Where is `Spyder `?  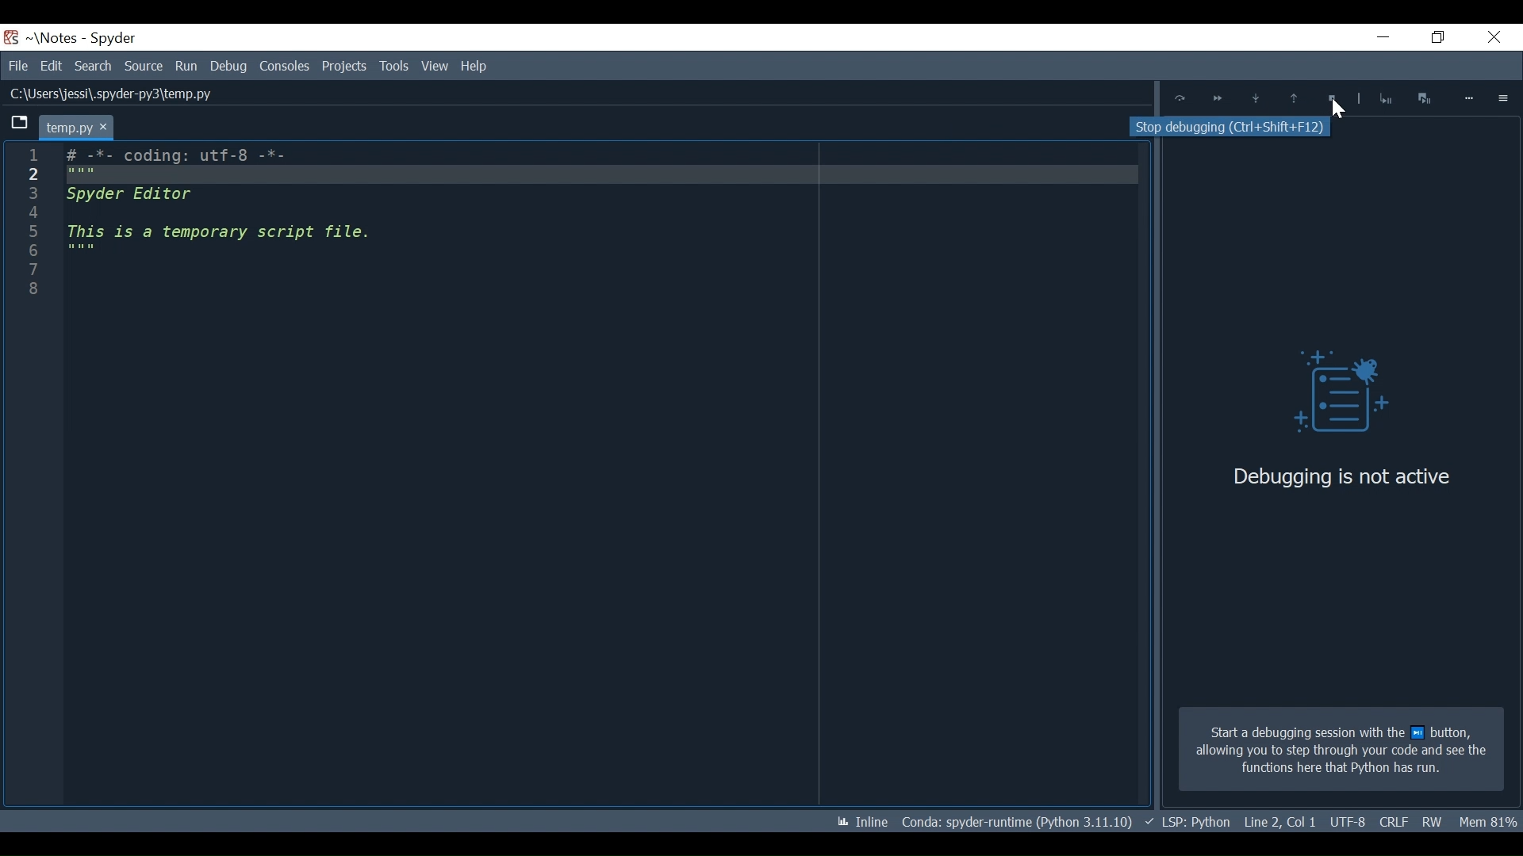 Spyder  is located at coordinates (114, 39).